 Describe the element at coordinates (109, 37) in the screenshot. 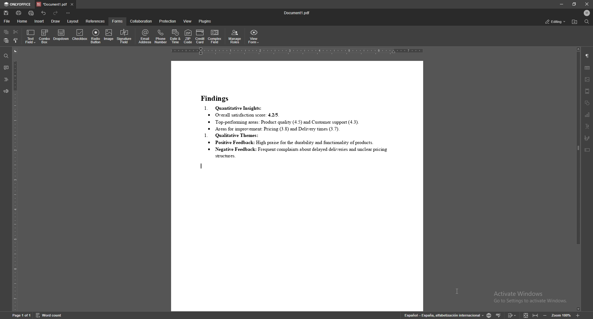

I see `image` at that location.